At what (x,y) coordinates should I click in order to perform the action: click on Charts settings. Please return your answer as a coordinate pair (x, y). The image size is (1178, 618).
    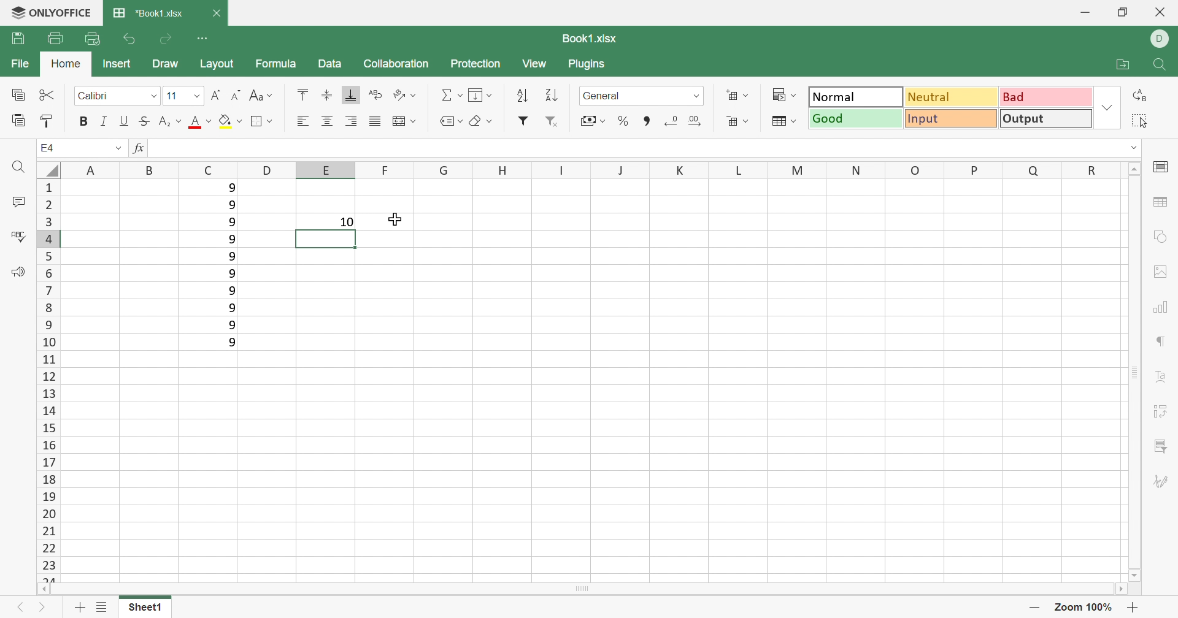
    Looking at the image, I should click on (1163, 308).